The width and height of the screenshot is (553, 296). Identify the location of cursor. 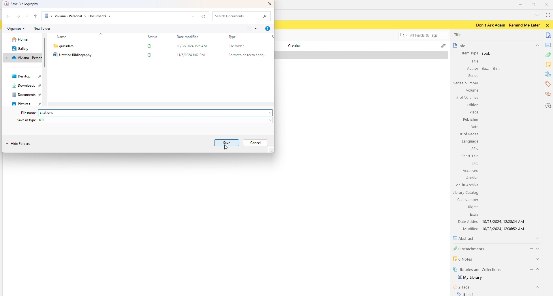
(225, 147).